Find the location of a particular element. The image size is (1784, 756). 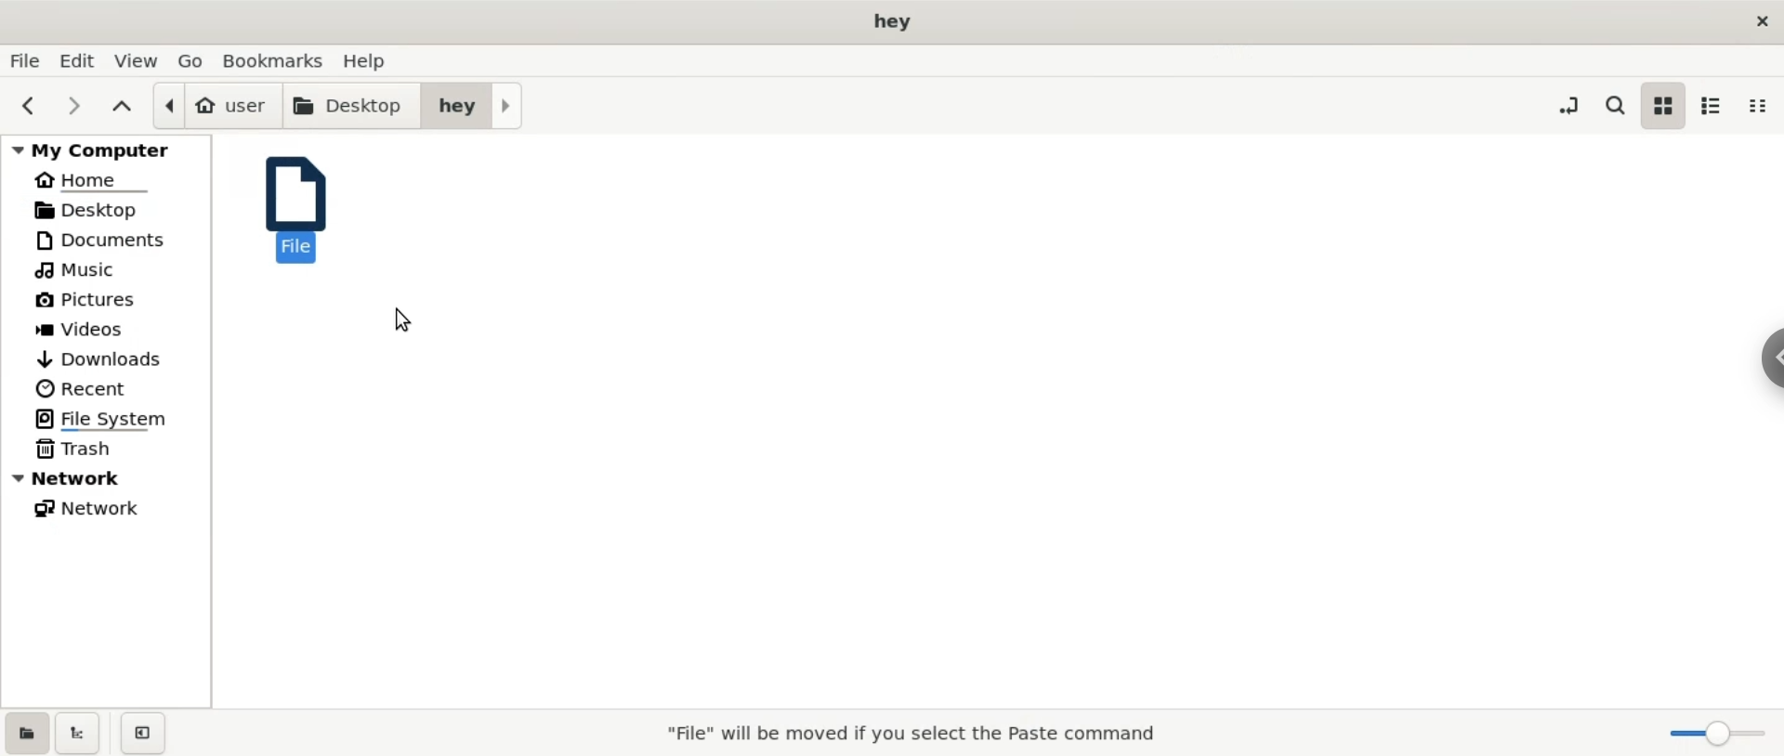

network is located at coordinates (117, 508).